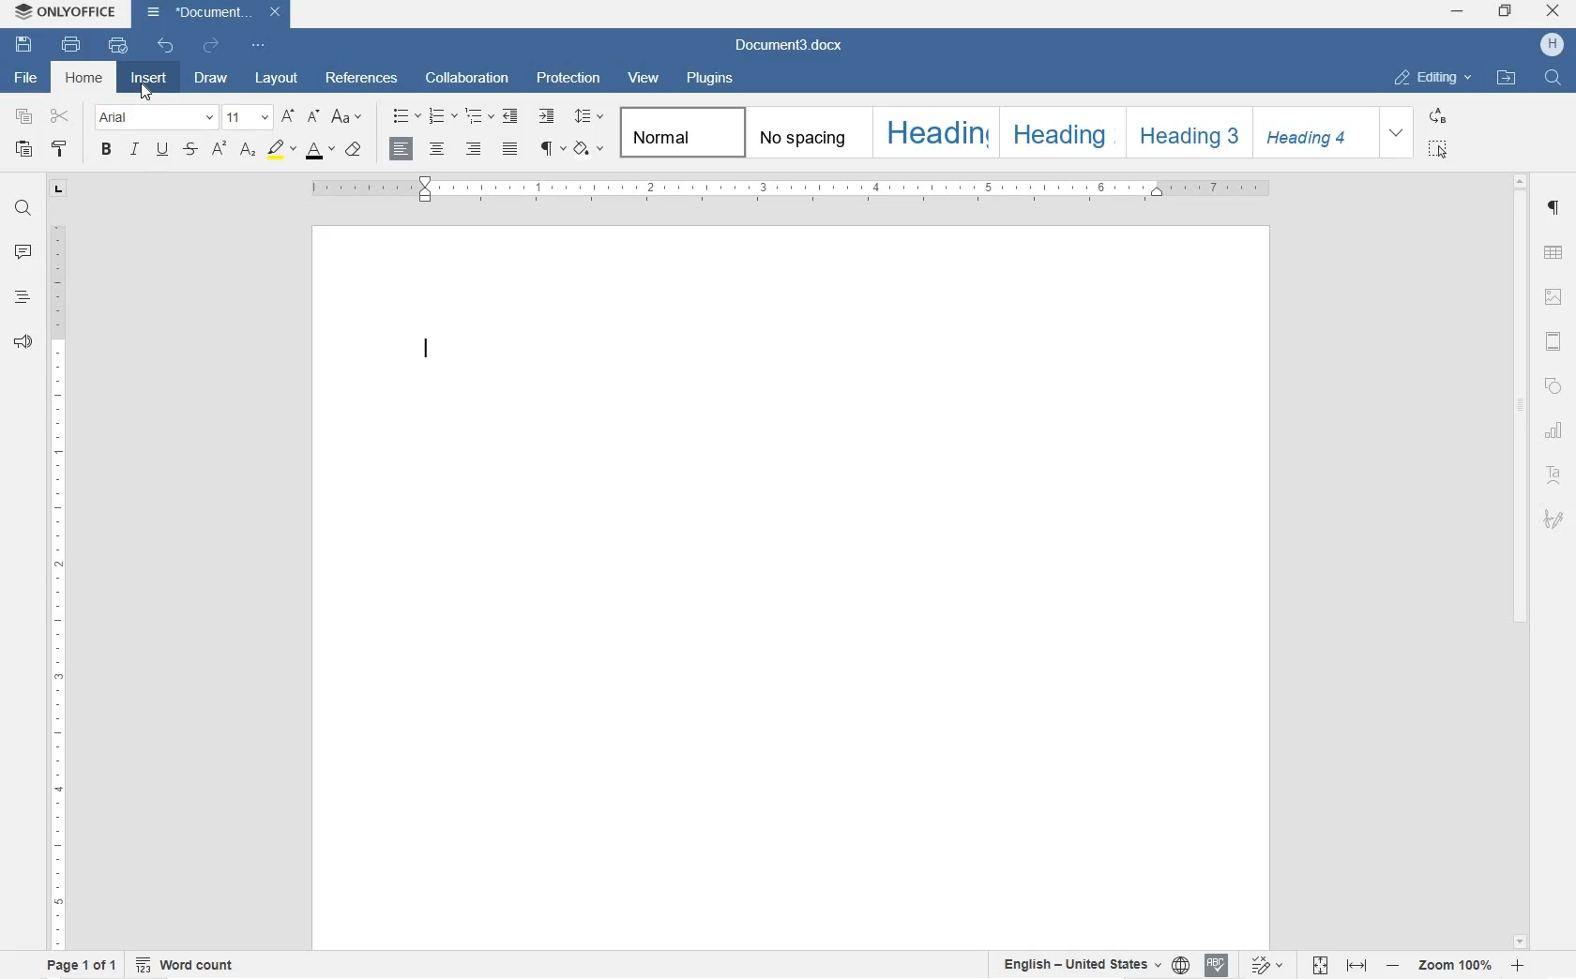 This screenshot has width=1576, height=979. I want to click on WORD COUNT, so click(187, 963).